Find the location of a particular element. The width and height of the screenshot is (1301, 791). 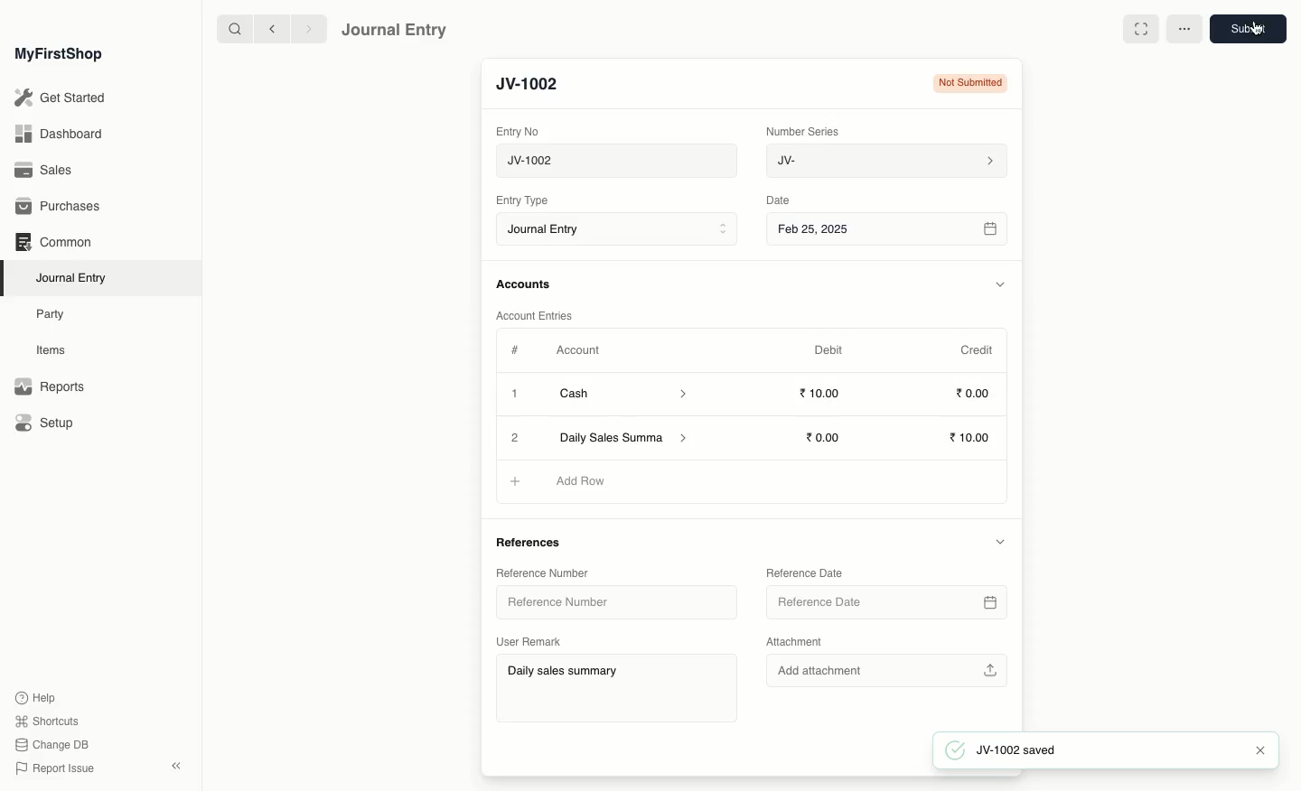

Options is located at coordinates (1184, 29).